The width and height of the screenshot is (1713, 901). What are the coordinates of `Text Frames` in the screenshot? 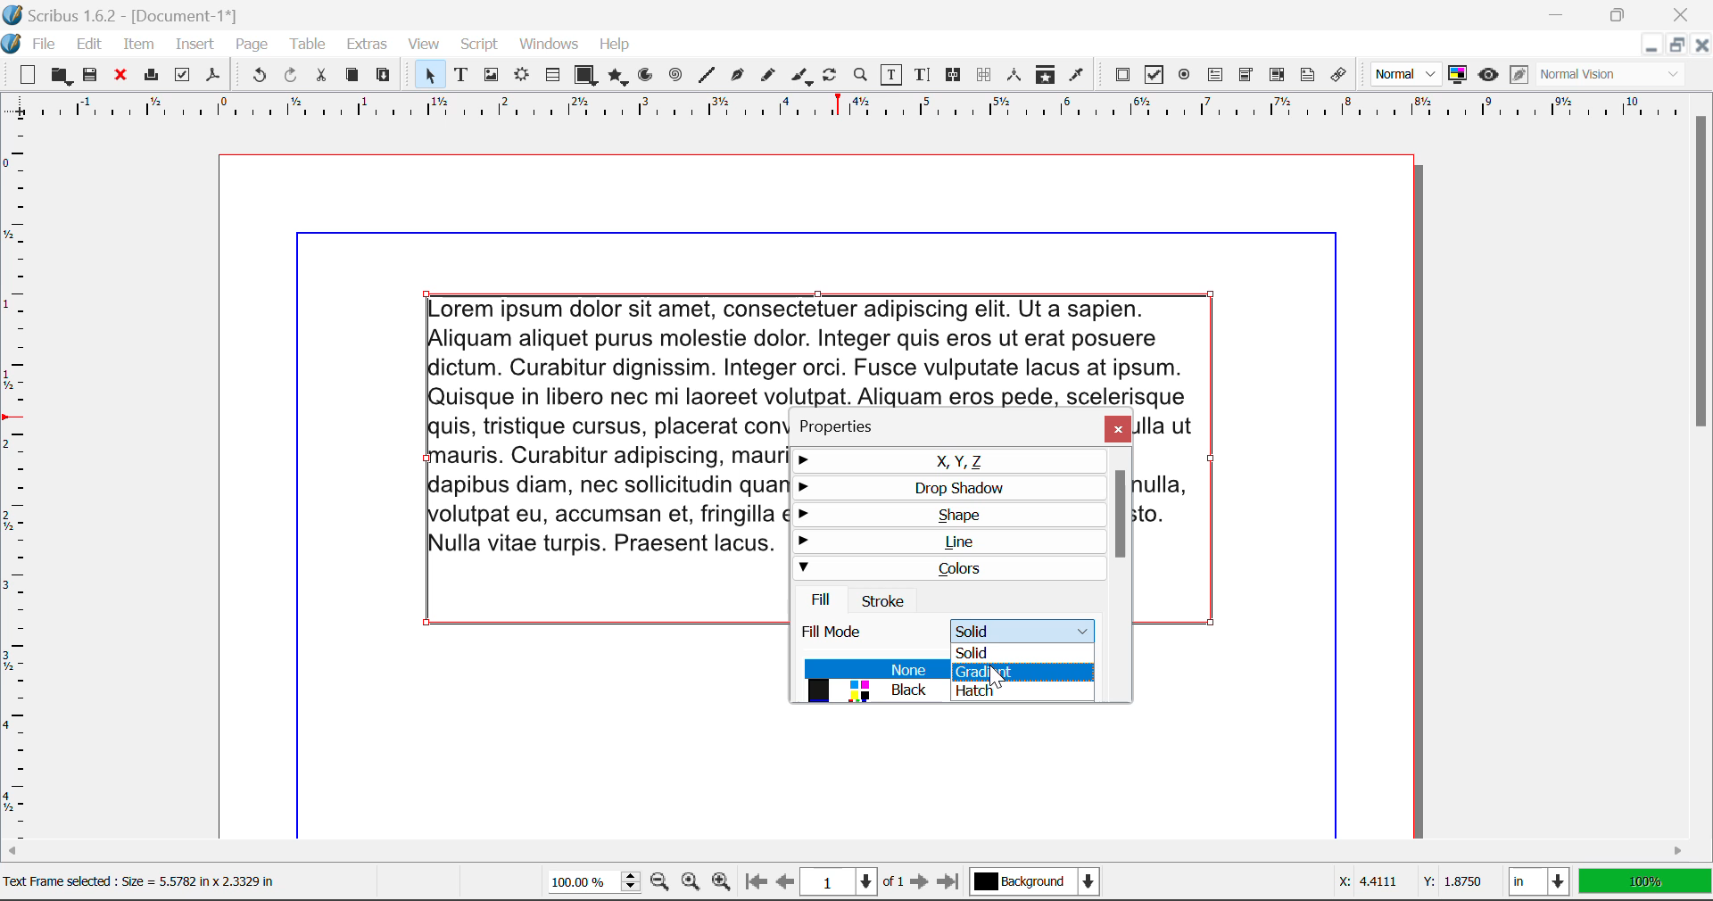 It's located at (461, 77).